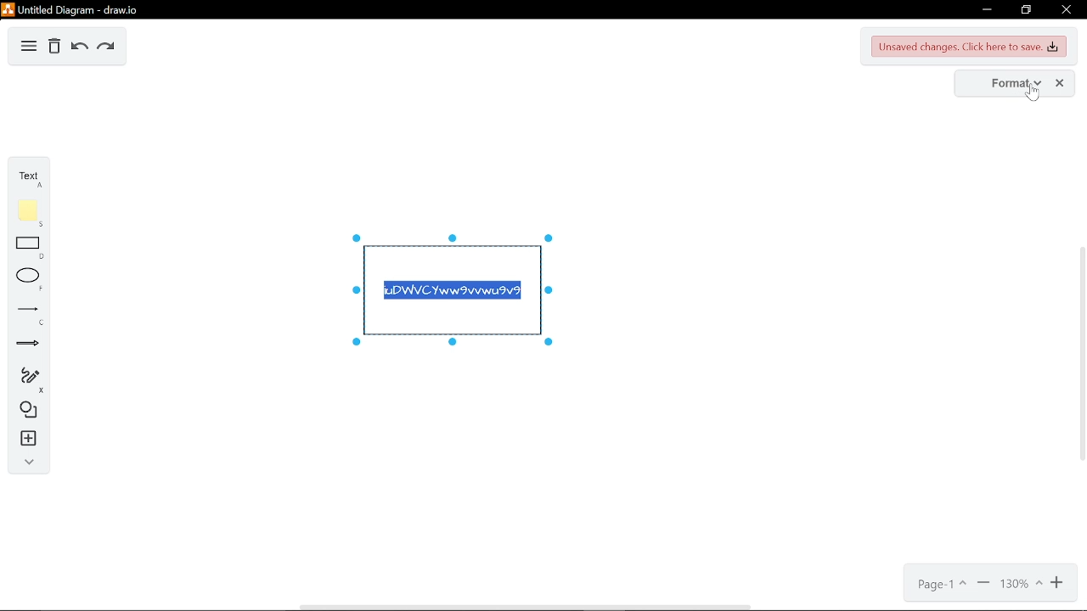 Image resolution: width=1087 pixels, height=611 pixels. Describe the element at coordinates (940, 585) in the screenshot. I see `page1` at that location.